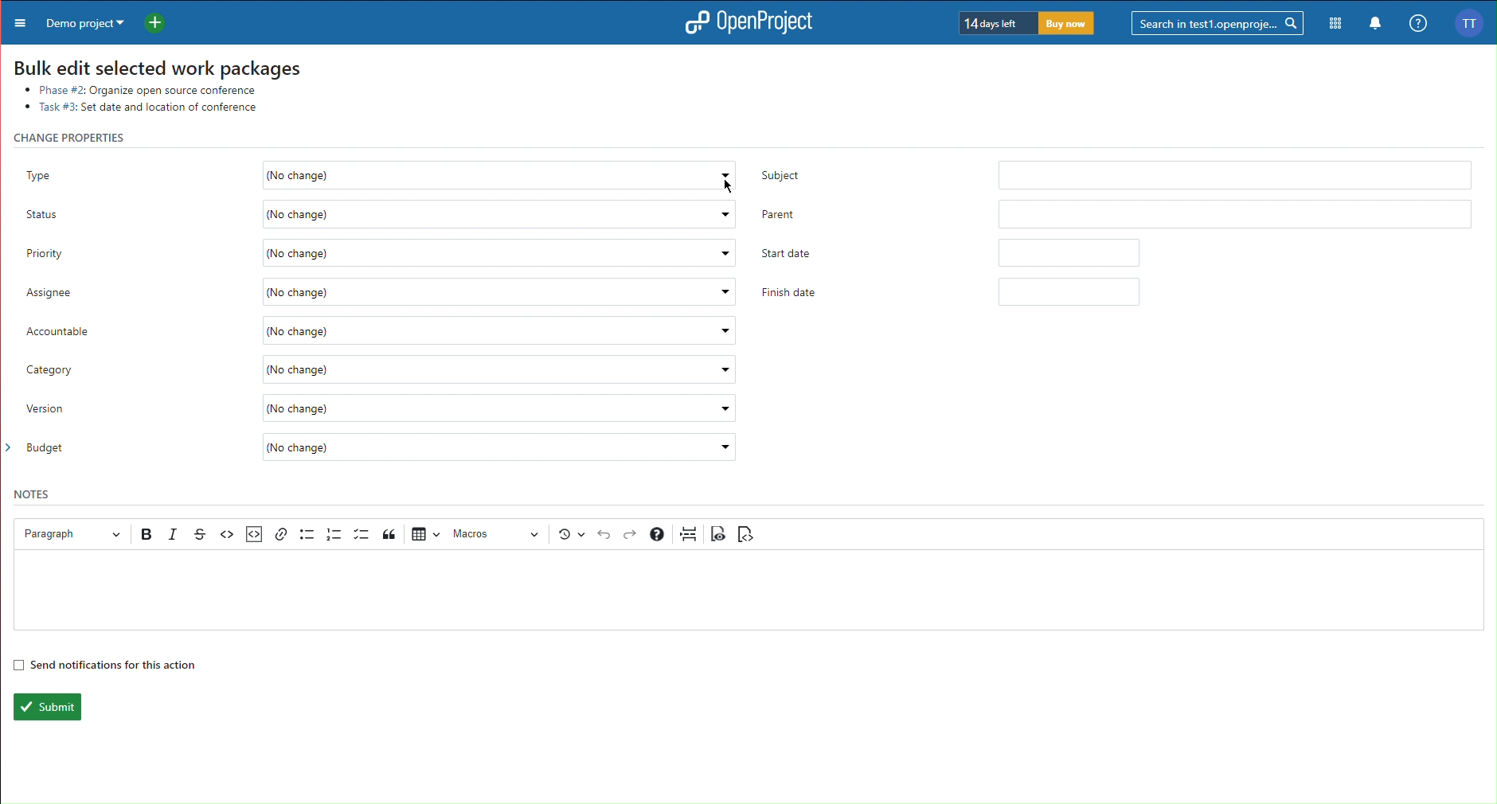 The image size is (1497, 804). What do you see at coordinates (657, 534) in the screenshot?
I see `Help` at bounding box center [657, 534].